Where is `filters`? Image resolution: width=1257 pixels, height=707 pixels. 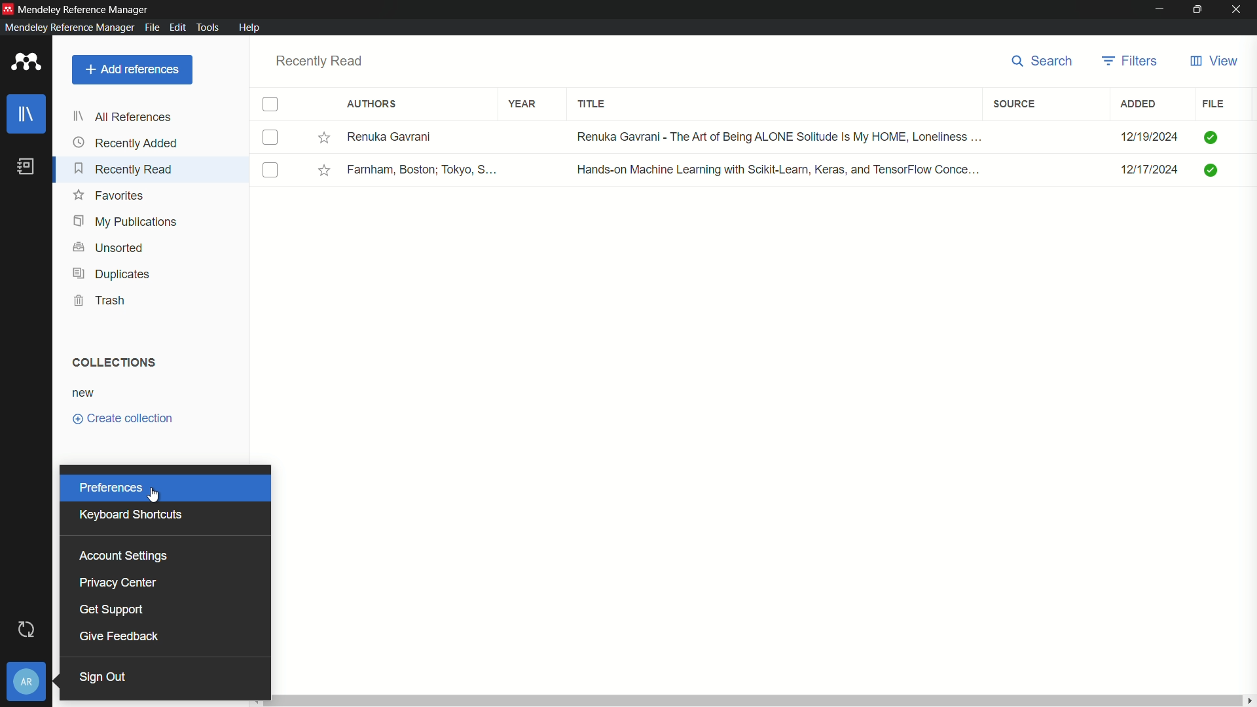
filters is located at coordinates (1132, 62).